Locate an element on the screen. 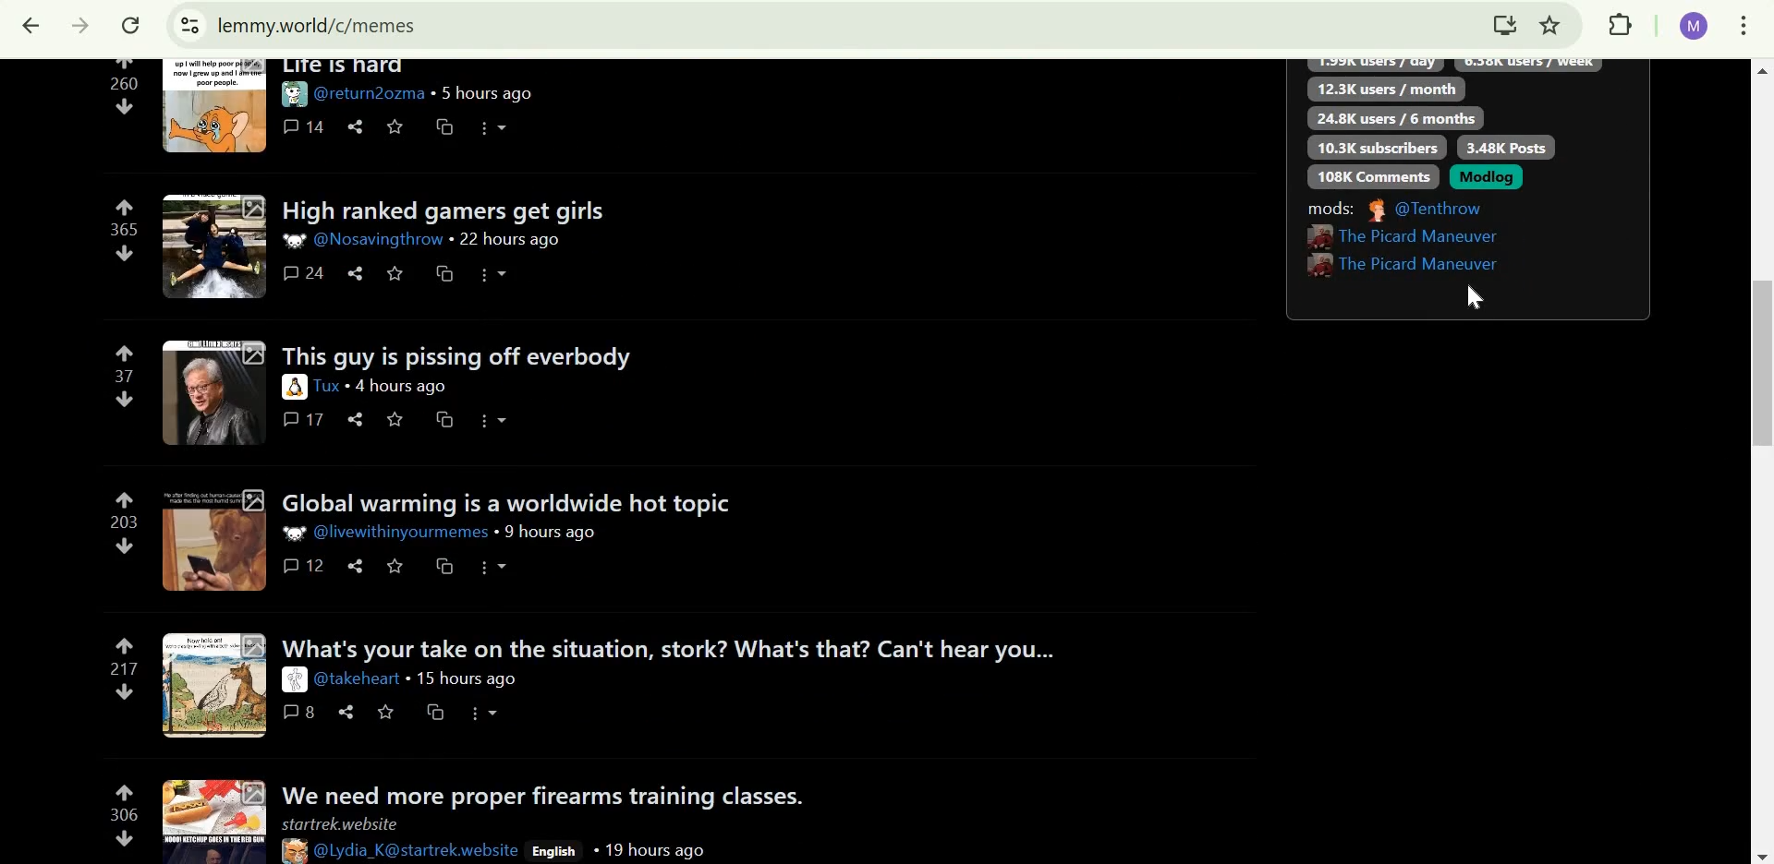 This screenshot has height=864, width=1774. Modlog is located at coordinates (1488, 177).